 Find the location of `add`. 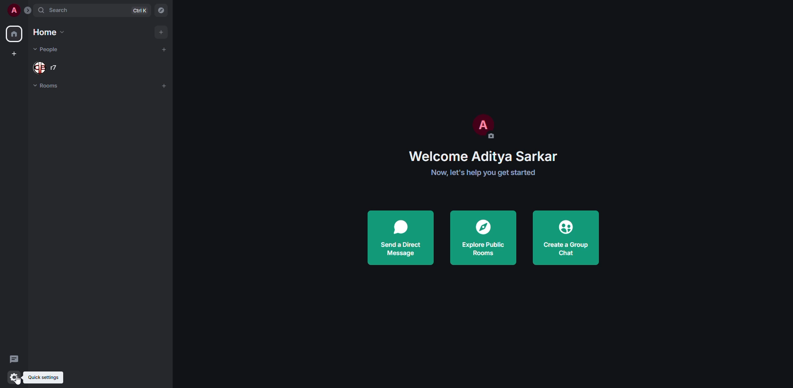

add is located at coordinates (164, 85).